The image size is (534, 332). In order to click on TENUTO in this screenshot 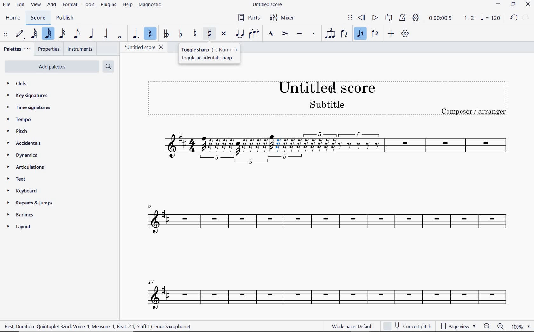, I will do `click(299, 34)`.